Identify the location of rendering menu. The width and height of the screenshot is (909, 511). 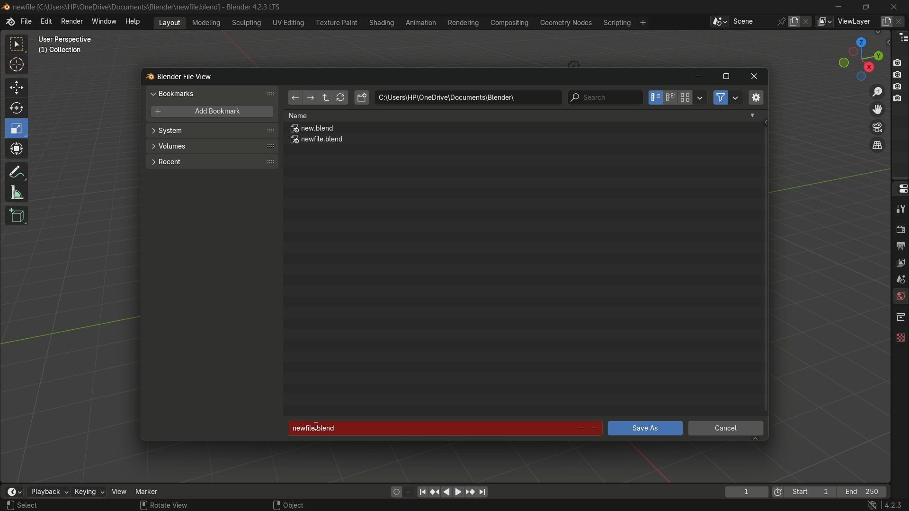
(464, 23).